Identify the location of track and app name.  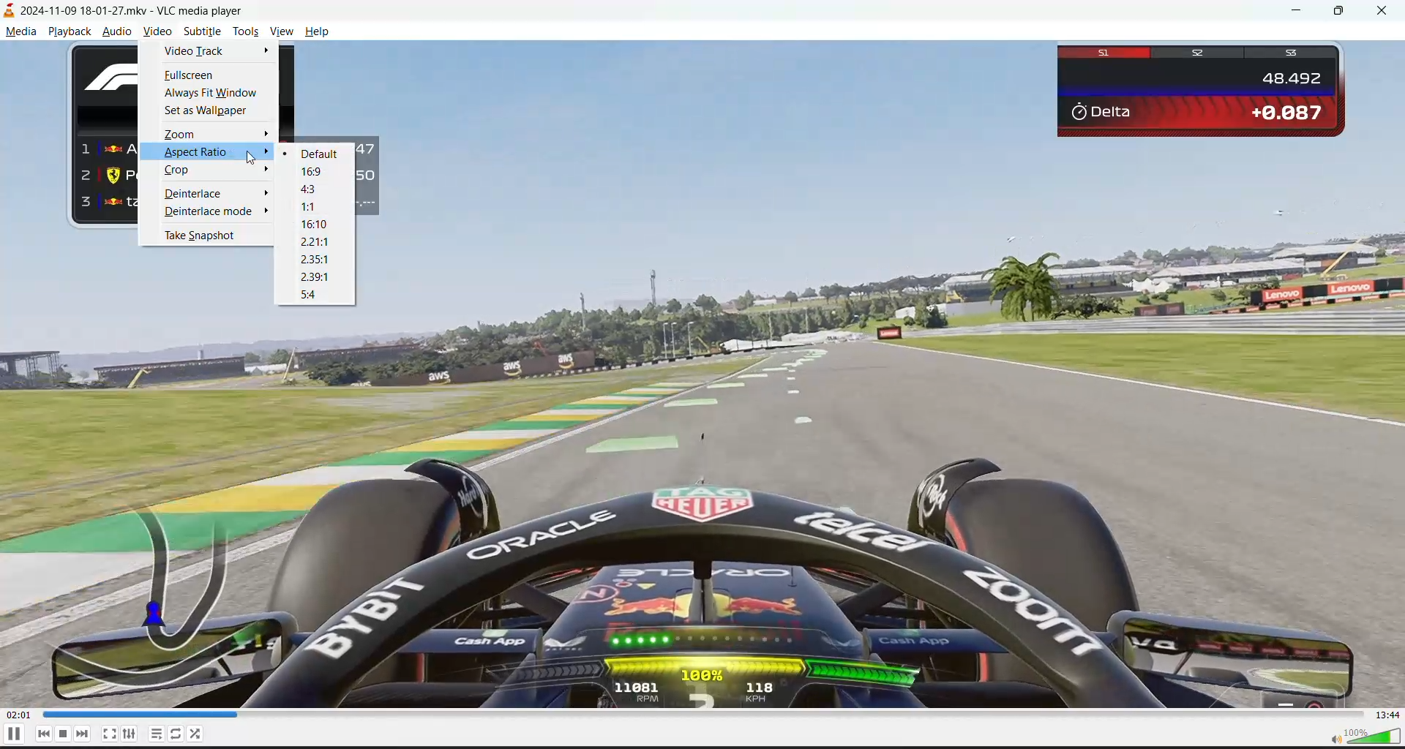
(129, 11).